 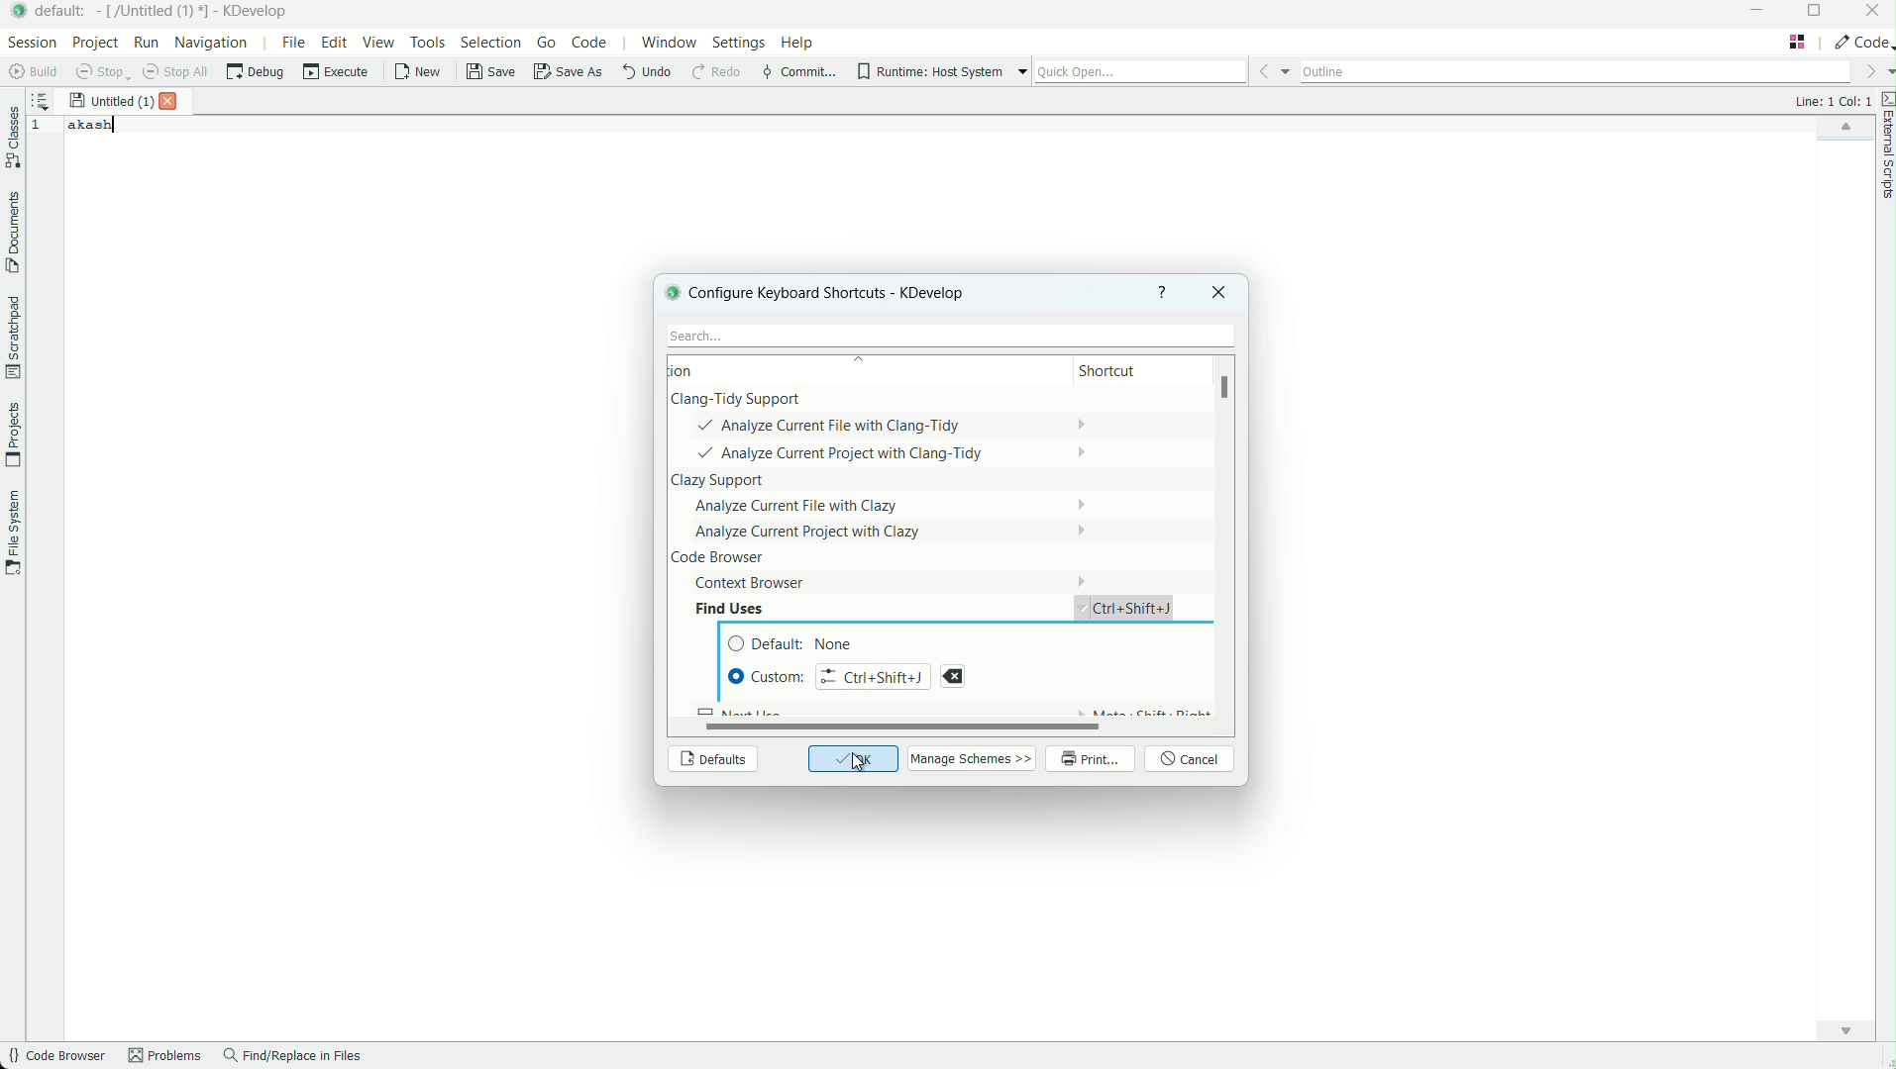 I want to click on close window, so click(x=1216, y=292).